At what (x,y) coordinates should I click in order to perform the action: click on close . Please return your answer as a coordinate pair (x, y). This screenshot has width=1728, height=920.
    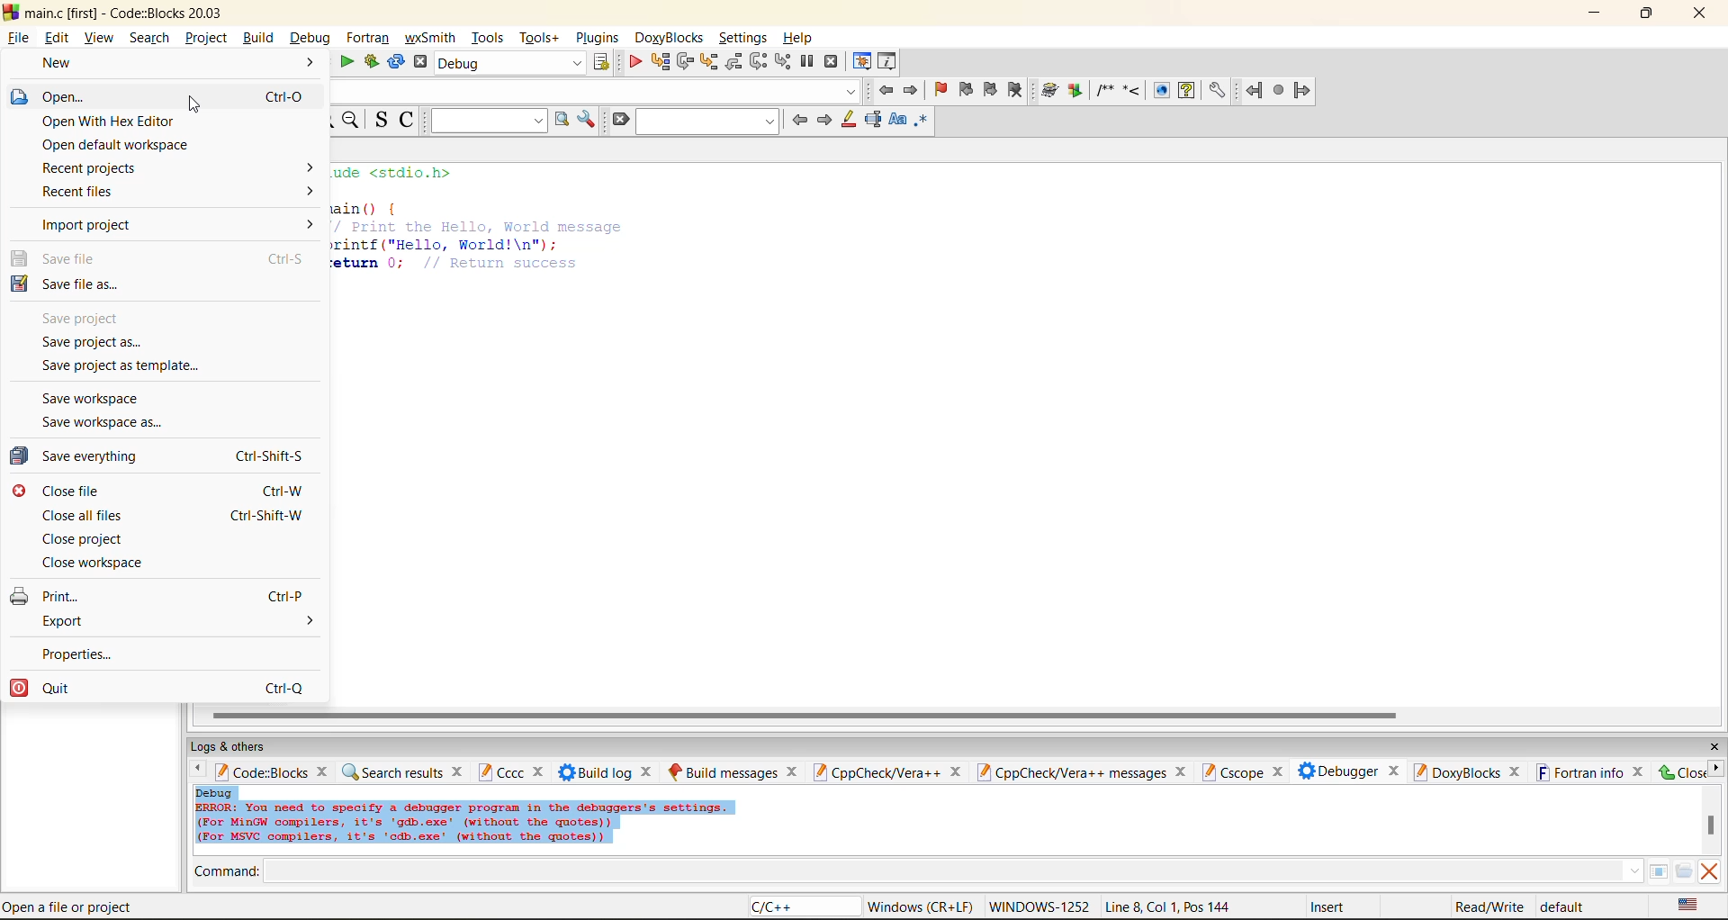
    Looking at the image, I should click on (1702, 14).